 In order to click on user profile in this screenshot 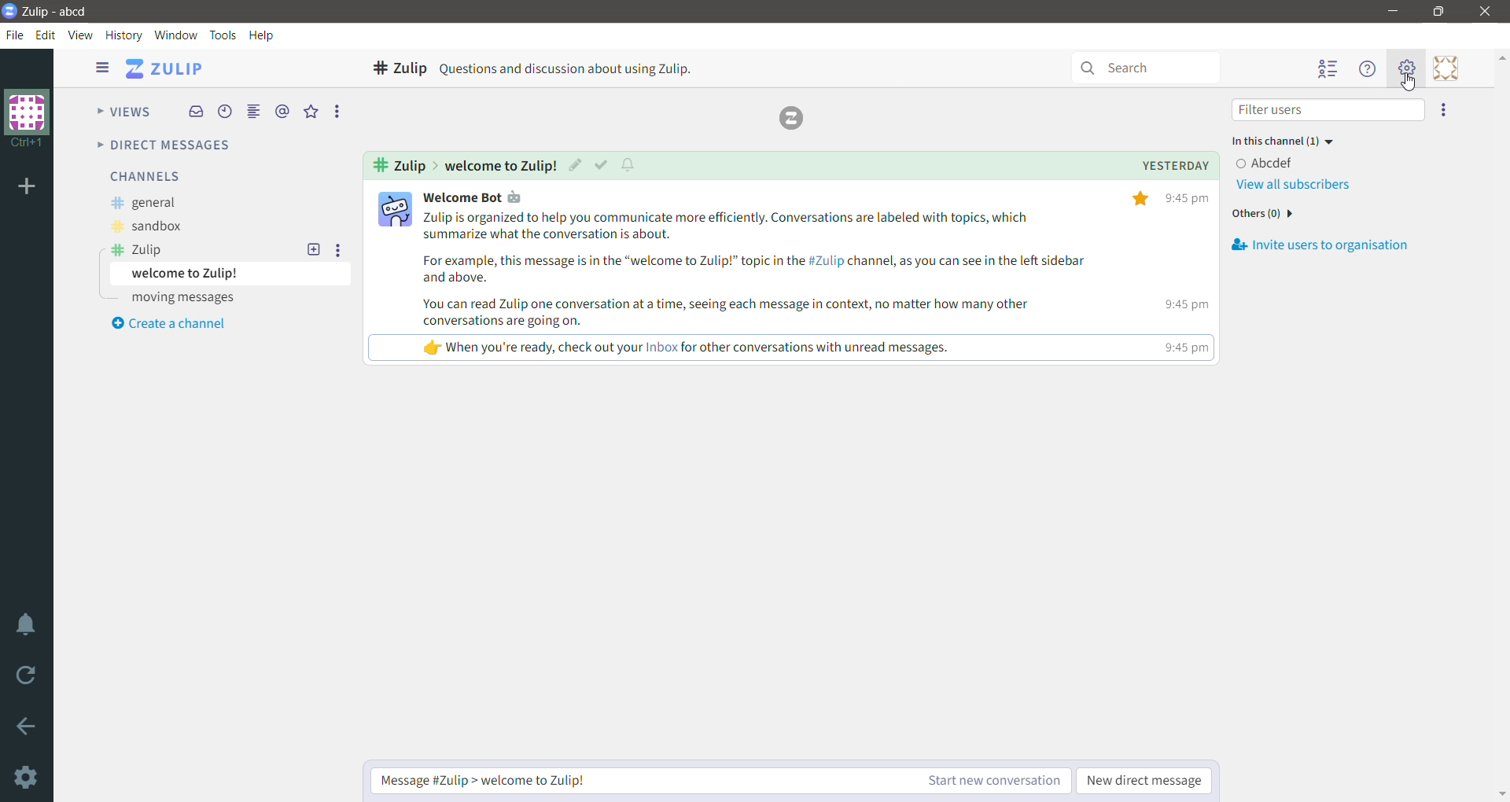, I will do `click(396, 209)`.